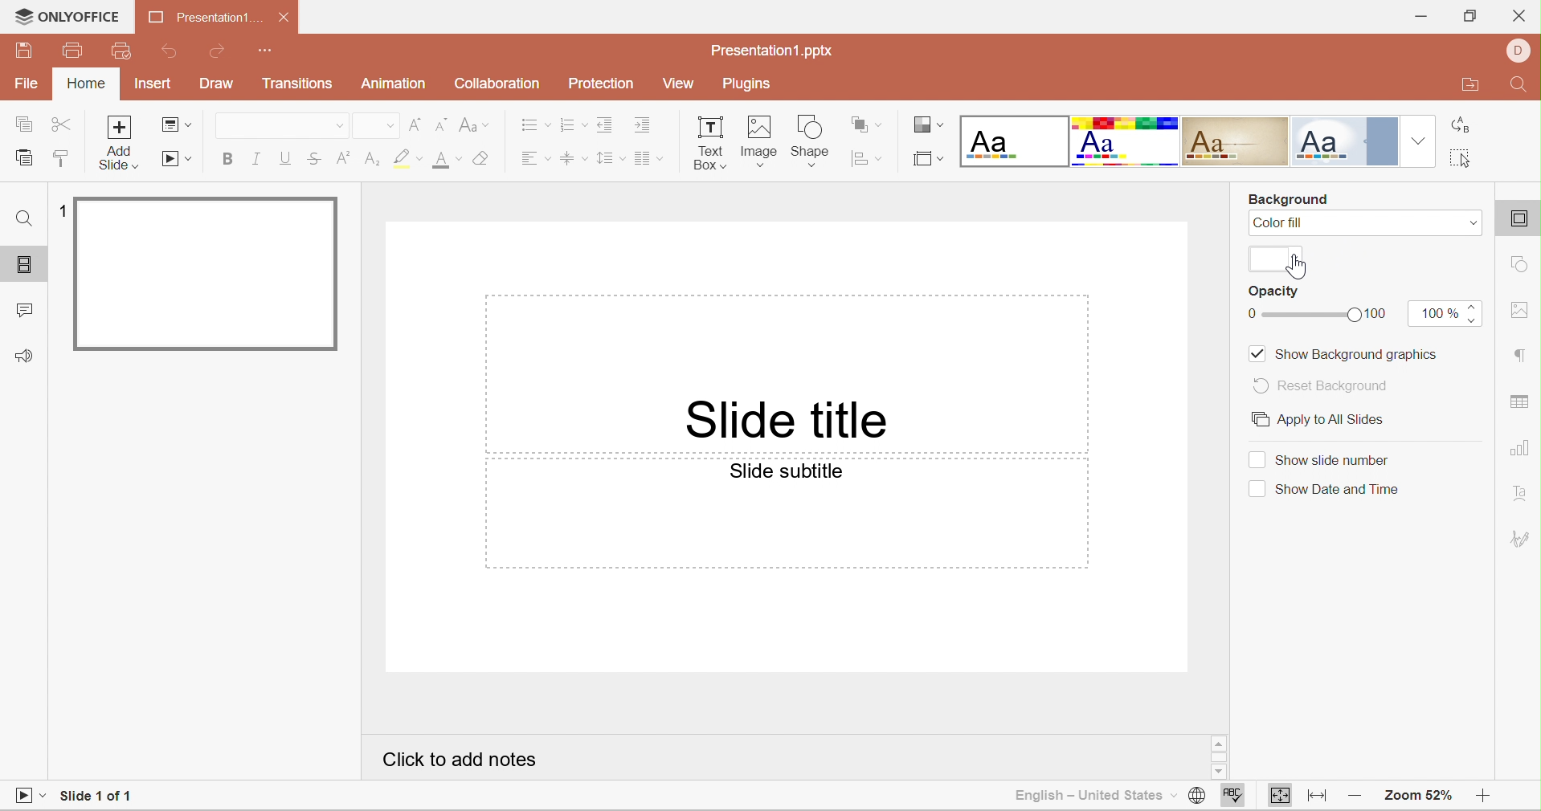 This screenshot has width=1541, height=811. Describe the element at coordinates (31, 85) in the screenshot. I see `File` at that location.